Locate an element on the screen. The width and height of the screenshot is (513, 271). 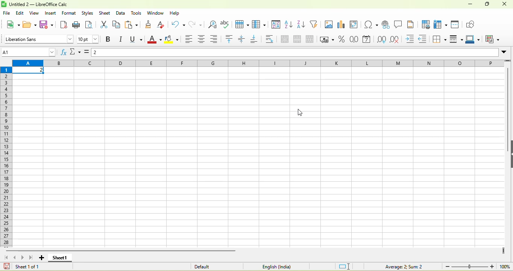
split is located at coordinates (312, 39).